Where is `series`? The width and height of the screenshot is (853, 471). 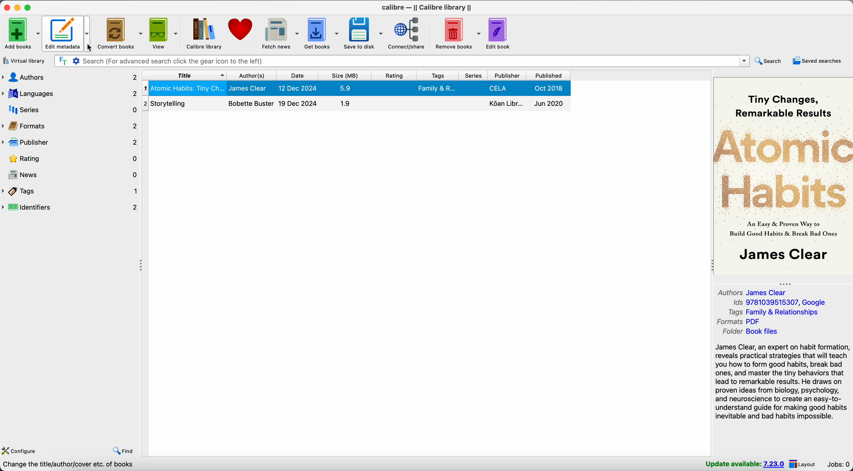
series is located at coordinates (71, 109).